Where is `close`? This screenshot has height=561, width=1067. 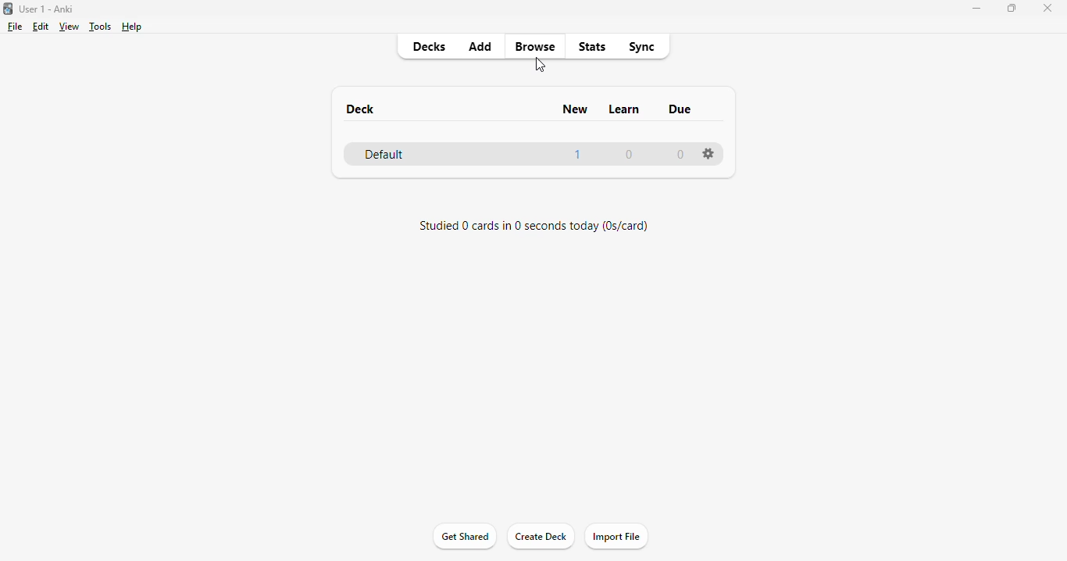
close is located at coordinates (1047, 8).